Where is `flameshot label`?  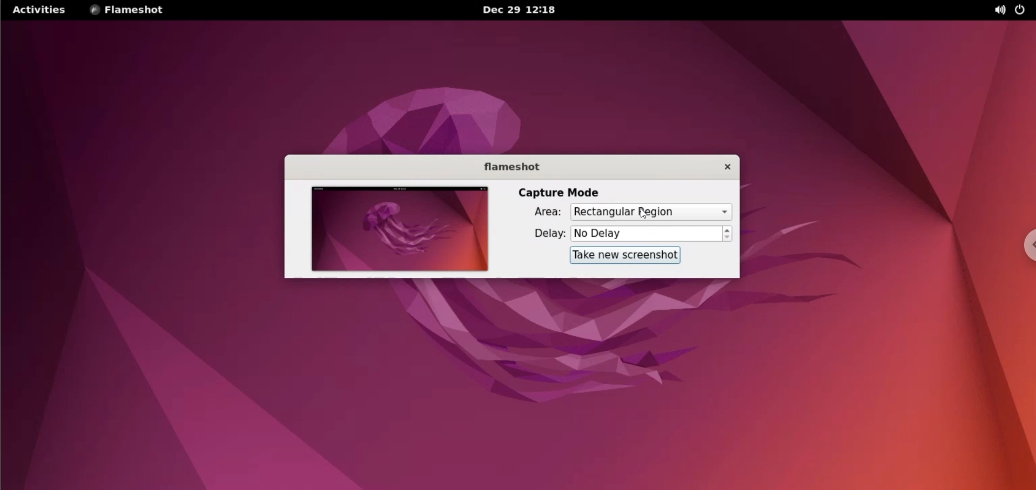
flameshot label is located at coordinates (509, 168).